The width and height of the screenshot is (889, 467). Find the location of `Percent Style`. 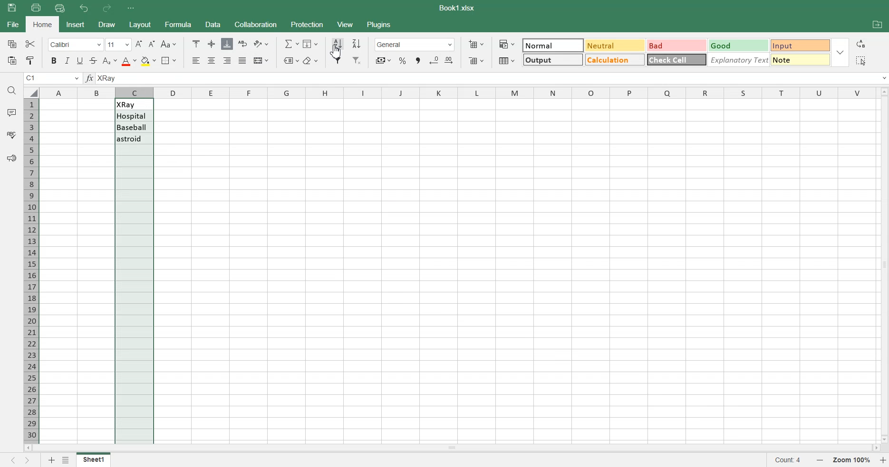

Percent Style is located at coordinates (402, 60).